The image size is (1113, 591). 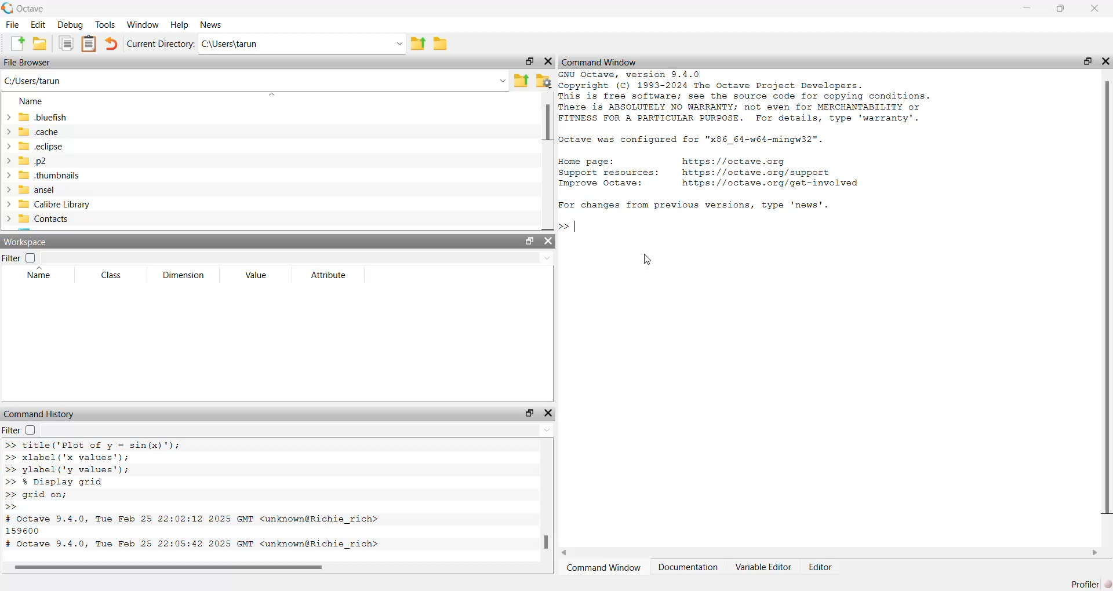 What do you see at coordinates (1060, 9) in the screenshot?
I see `resize` at bounding box center [1060, 9].